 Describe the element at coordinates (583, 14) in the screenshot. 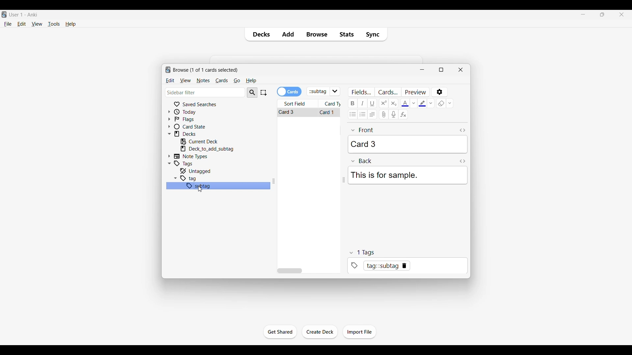

I see `Minimize` at that location.